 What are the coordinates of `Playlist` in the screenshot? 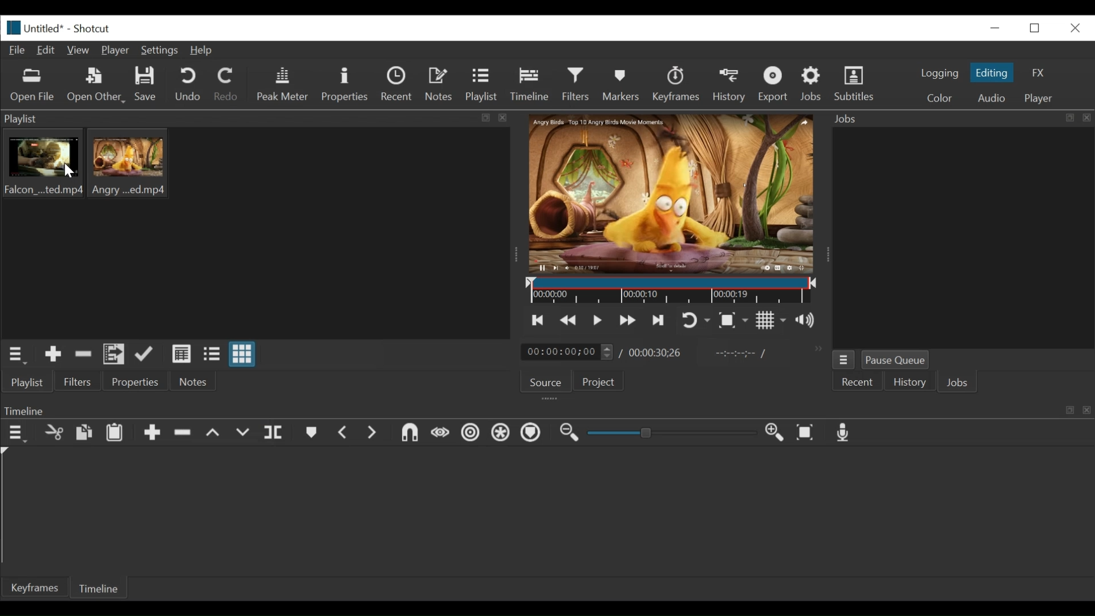 It's located at (482, 86).